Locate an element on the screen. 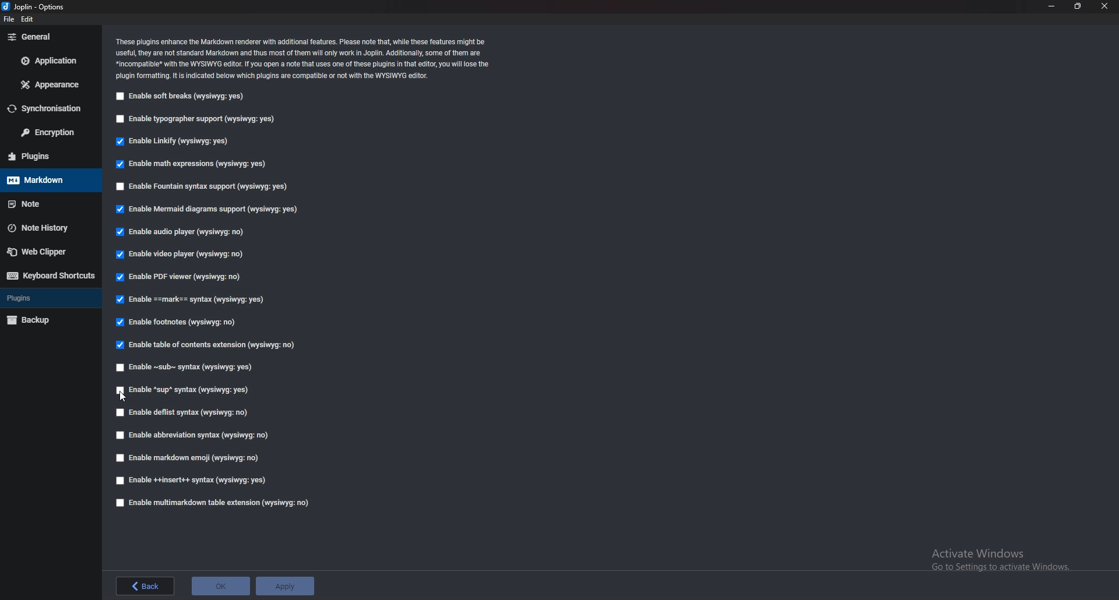  Enable video player (wysiwyg: no) is located at coordinates (184, 253).